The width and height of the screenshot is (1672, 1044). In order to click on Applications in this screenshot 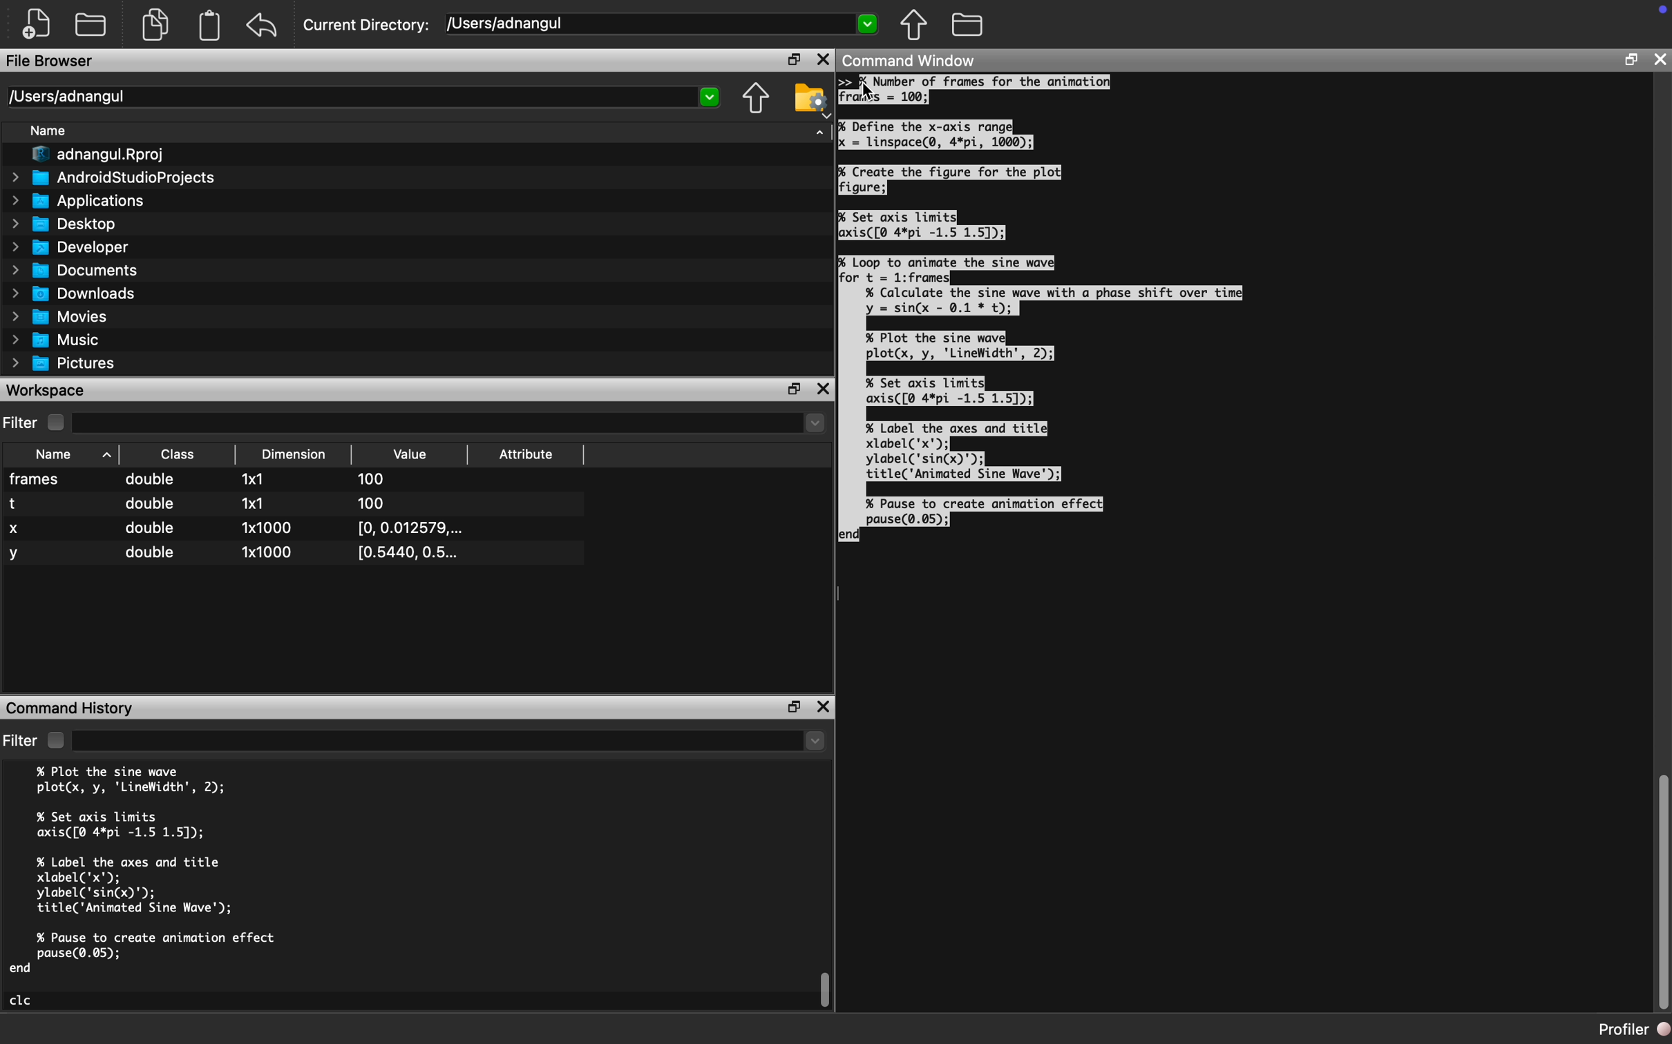, I will do `click(82, 203)`.